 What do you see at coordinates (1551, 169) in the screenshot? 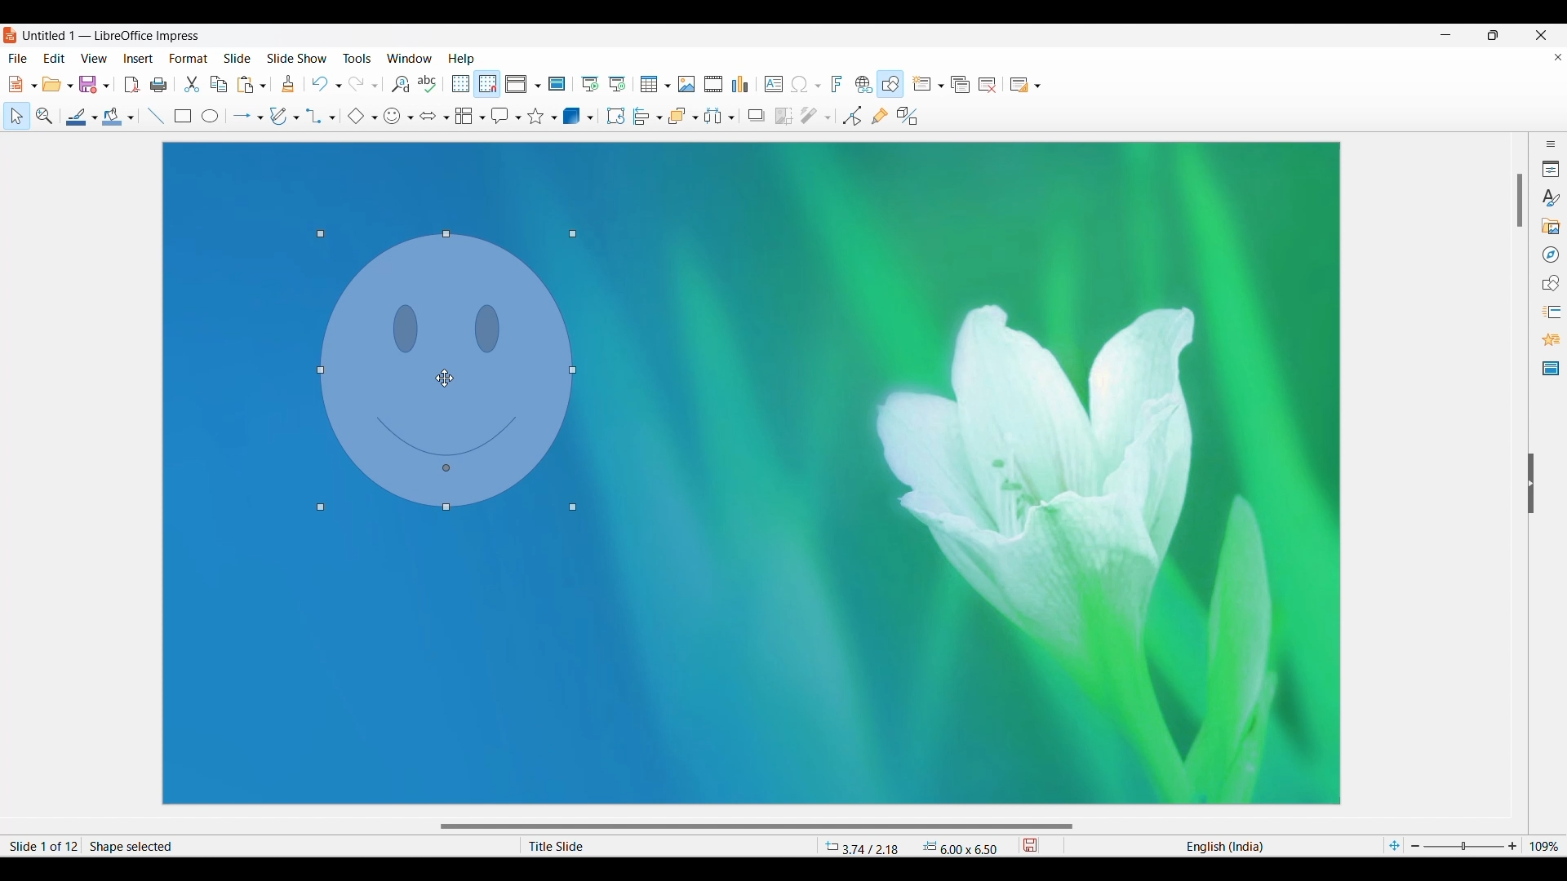
I see `Properties` at bounding box center [1551, 169].